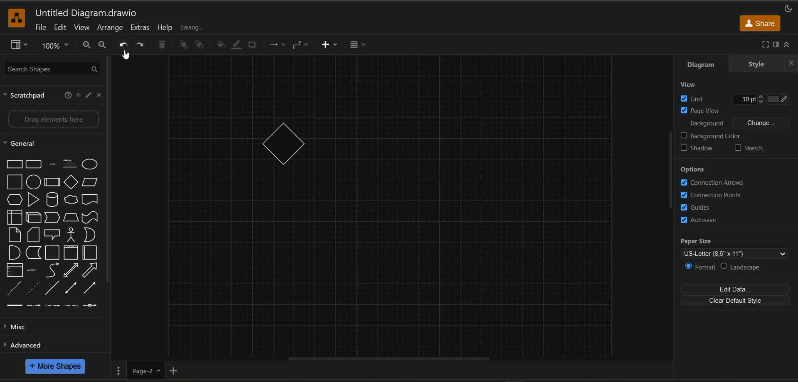 This screenshot has height=382, width=798. I want to click on close, so click(791, 63).